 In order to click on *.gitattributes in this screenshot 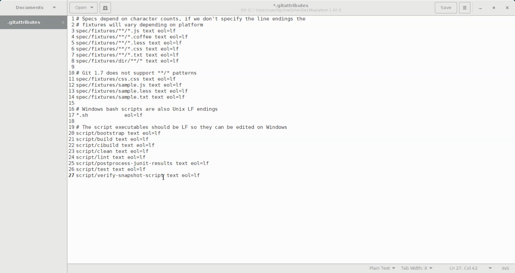, I will do `click(290, 4)`.